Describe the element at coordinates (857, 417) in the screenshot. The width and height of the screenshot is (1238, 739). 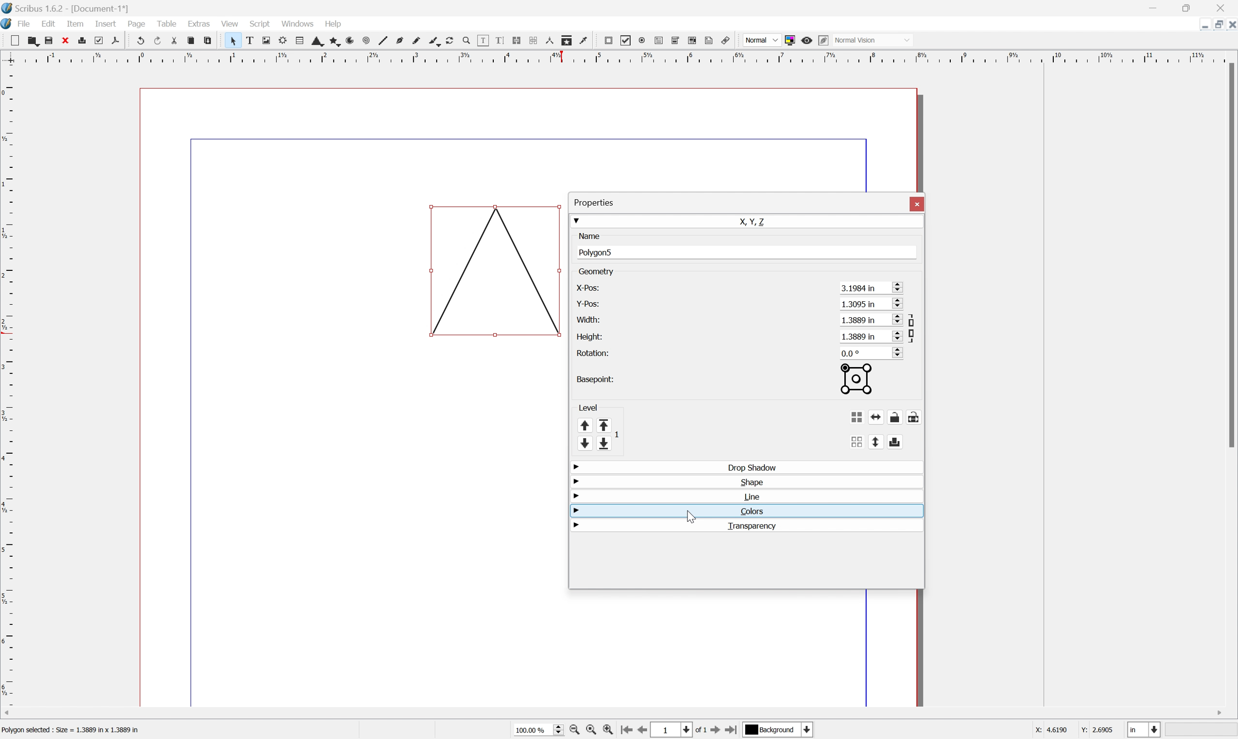
I see `Group the selected objects` at that location.